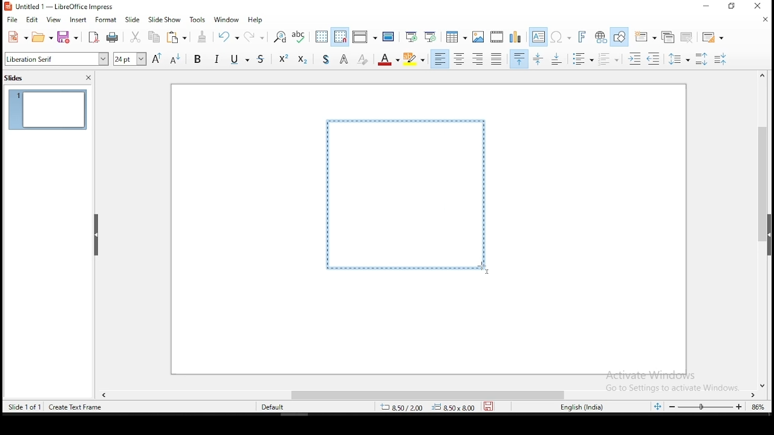 Image resolution: width=774 pixels, height=435 pixels. What do you see at coordinates (406, 195) in the screenshot?
I see `active text box` at bounding box center [406, 195].